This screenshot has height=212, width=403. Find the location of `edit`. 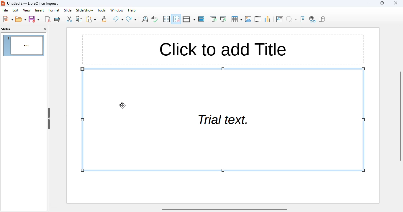

edit is located at coordinates (16, 10).